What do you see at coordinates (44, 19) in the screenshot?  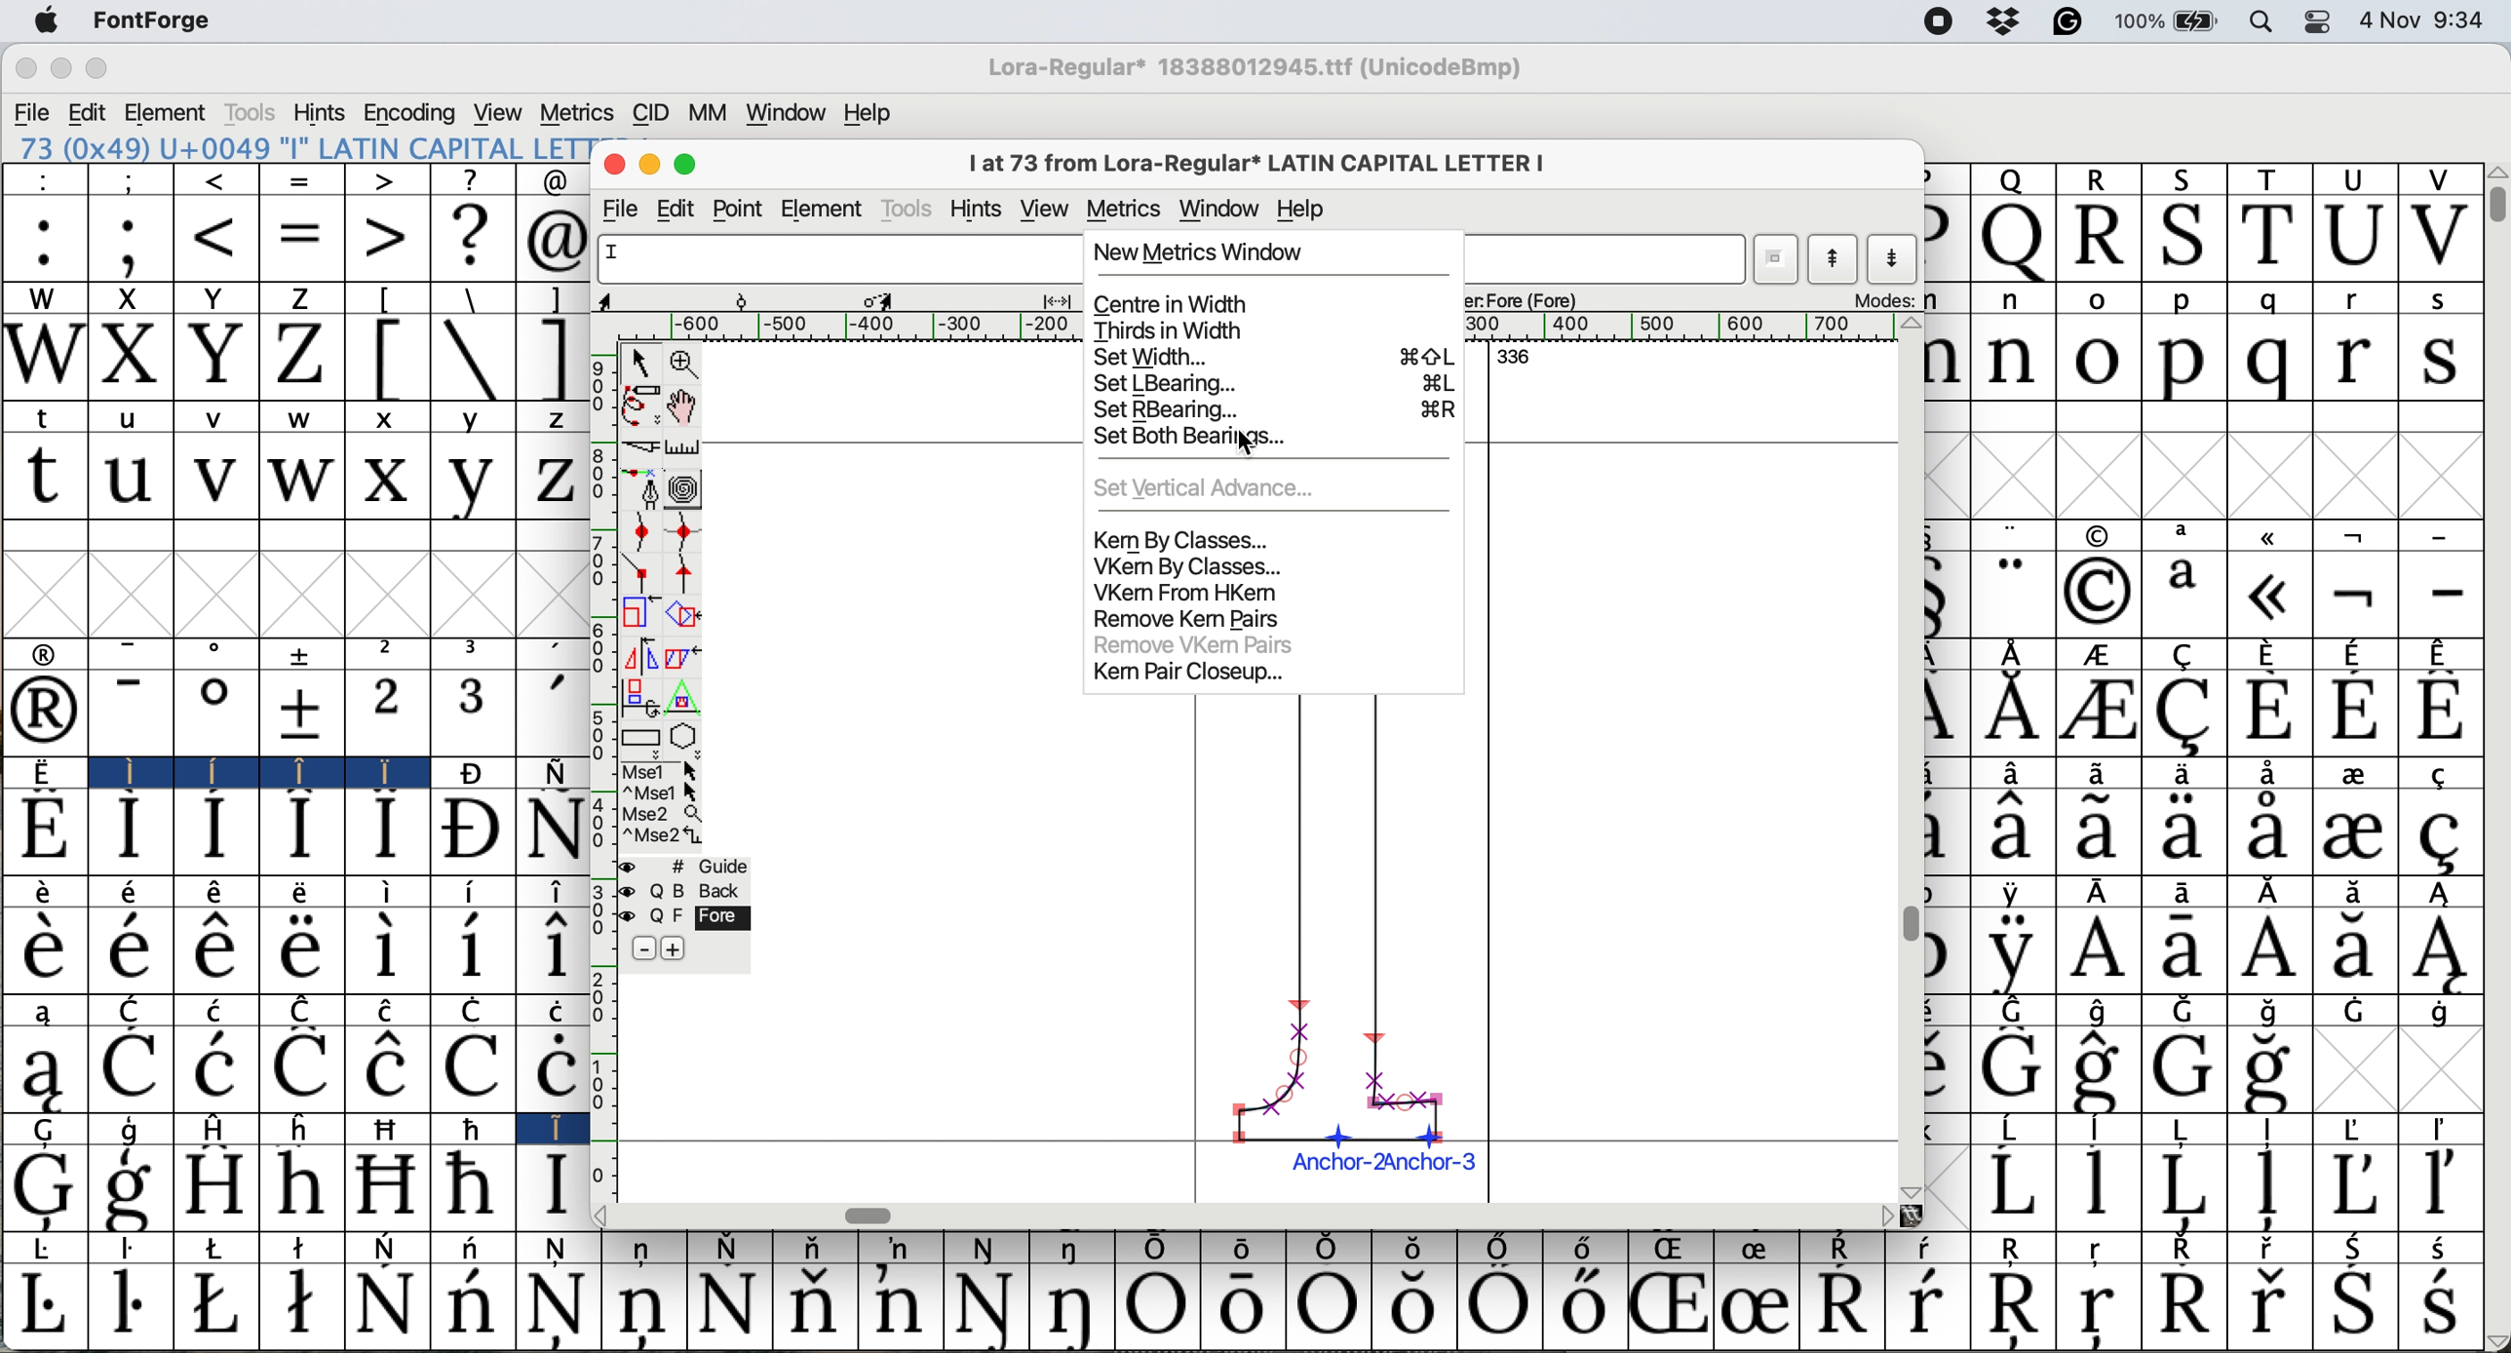 I see `system logo` at bounding box center [44, 19].